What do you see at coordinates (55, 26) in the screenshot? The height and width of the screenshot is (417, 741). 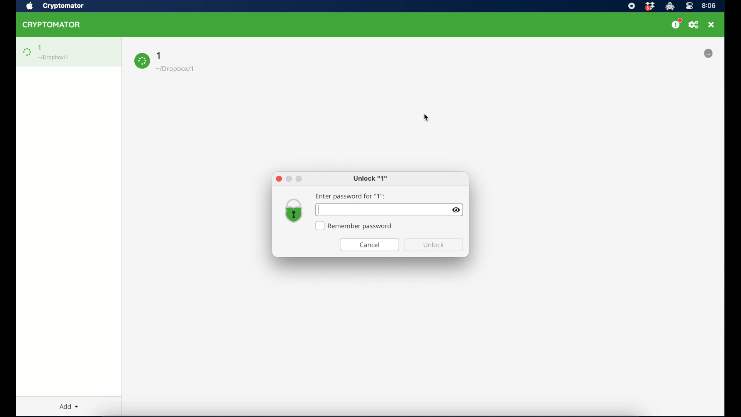 I see `CRYPTOMATOR` at bounding box center [55, 26].